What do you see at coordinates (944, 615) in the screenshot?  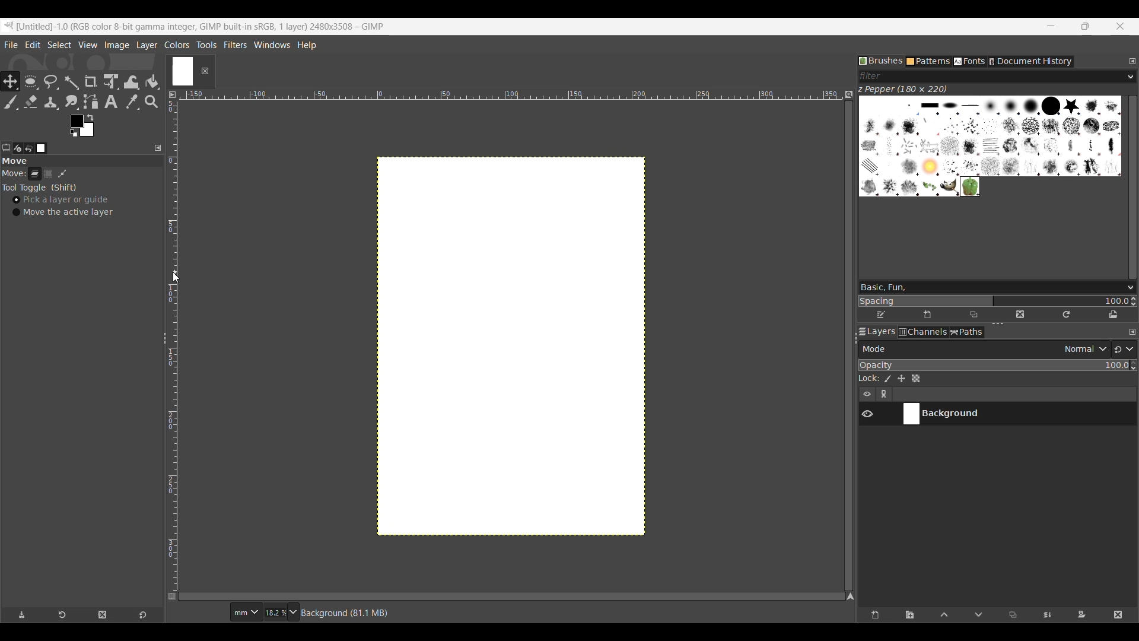 I see `Move layer one step up` at bounding box center [944, 615].